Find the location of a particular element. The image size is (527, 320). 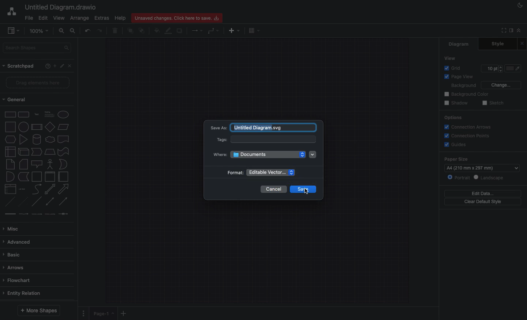

Save as is located at coordinates (218, 126).